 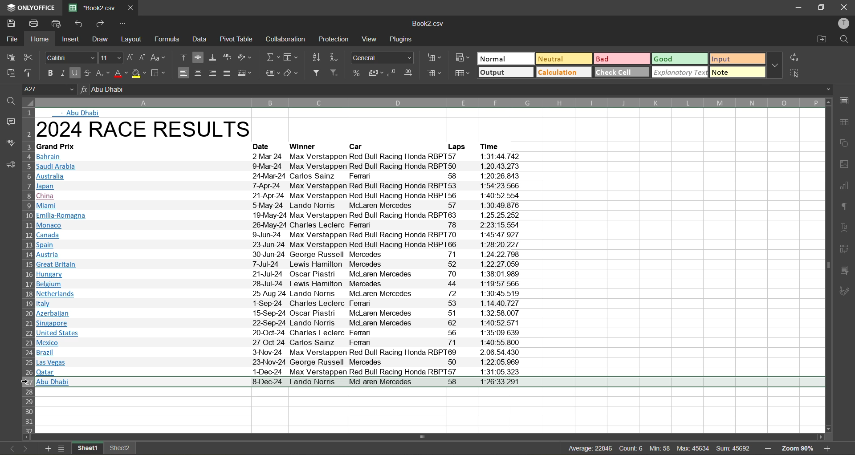 I want to click on shapes, so click(x=845, y=144).